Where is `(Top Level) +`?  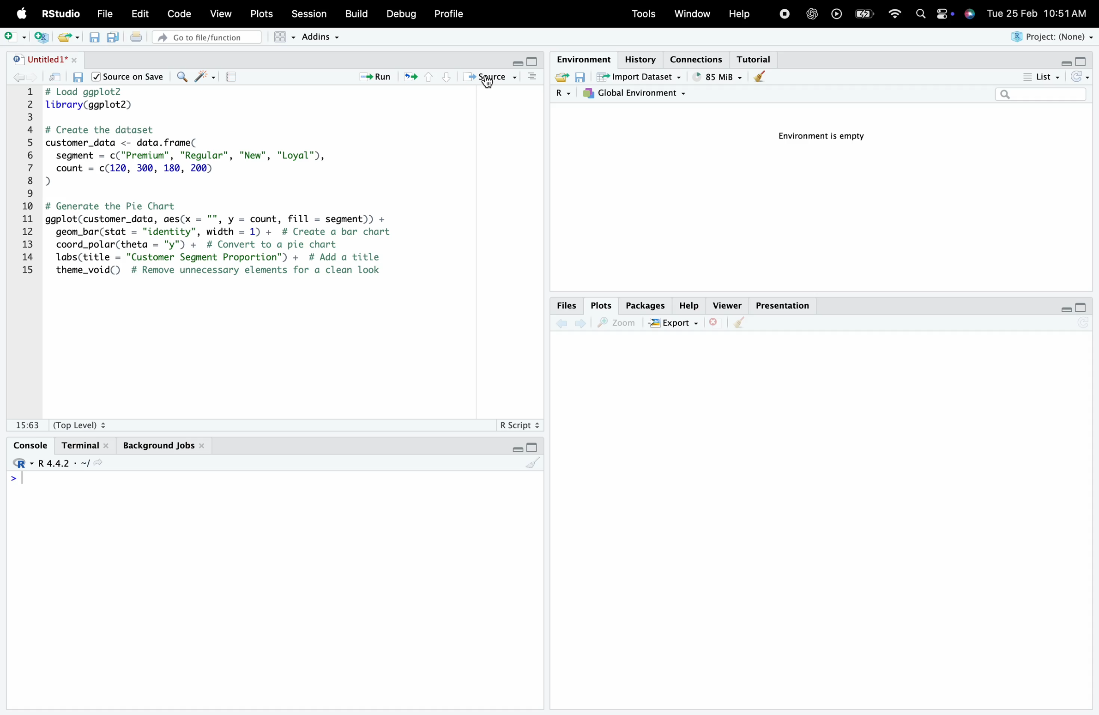 (Top Level) + is located at coordinates (79, 424).